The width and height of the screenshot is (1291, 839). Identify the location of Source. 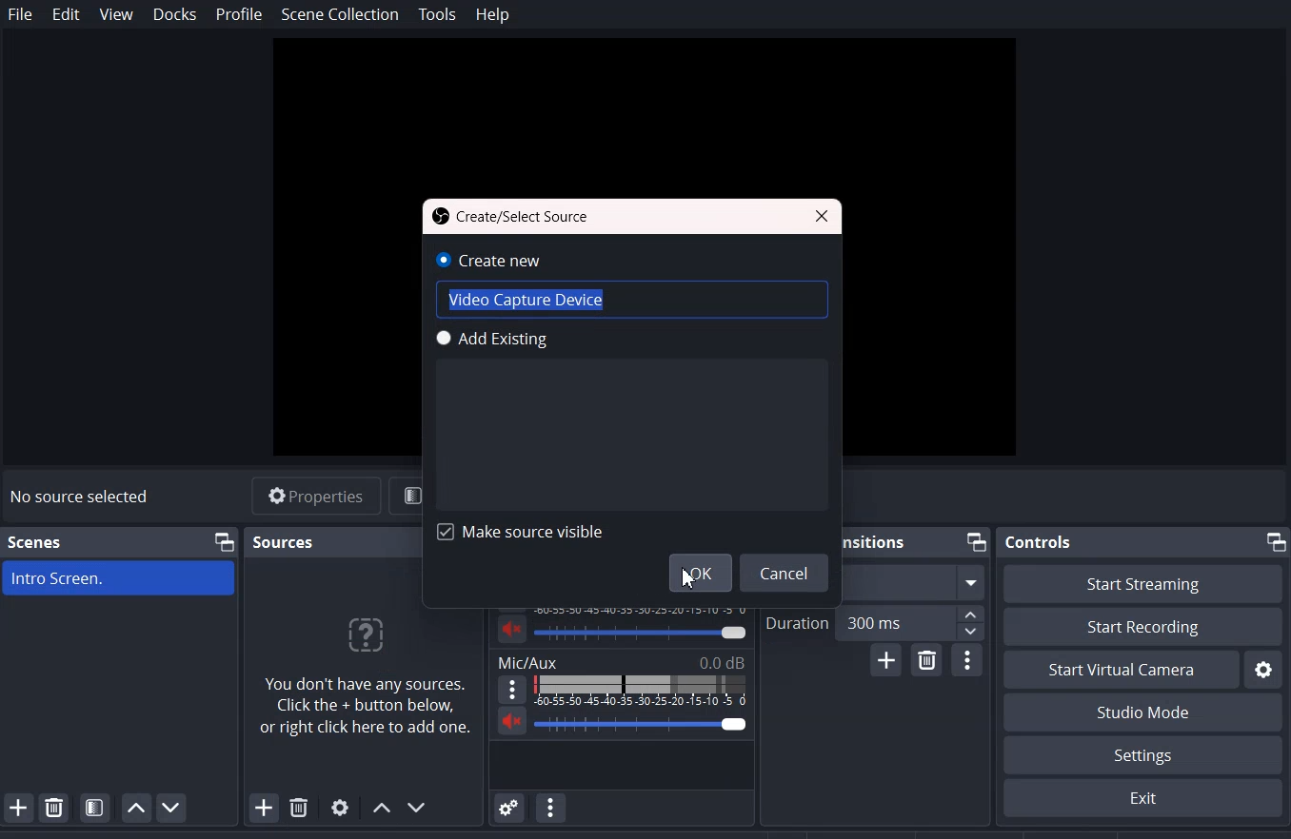
(284, 541).